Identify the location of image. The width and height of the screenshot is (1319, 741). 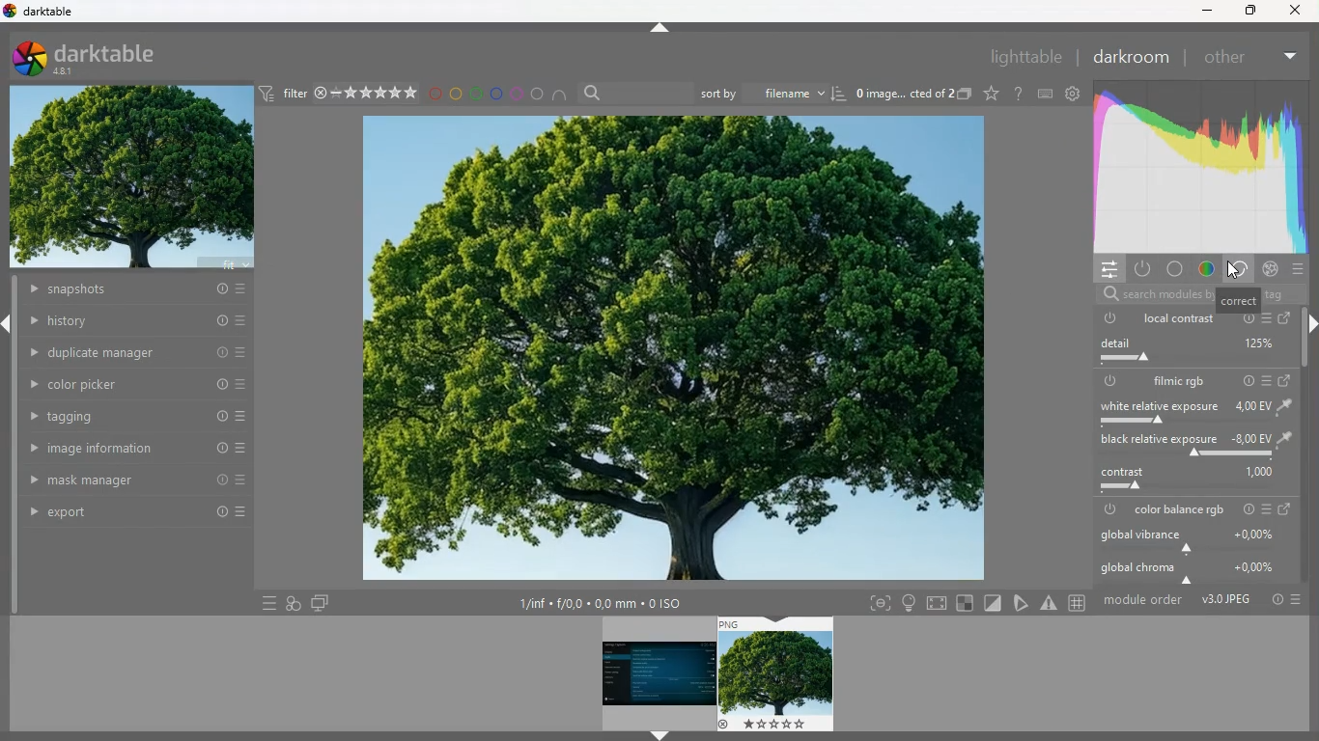
(776, 674).